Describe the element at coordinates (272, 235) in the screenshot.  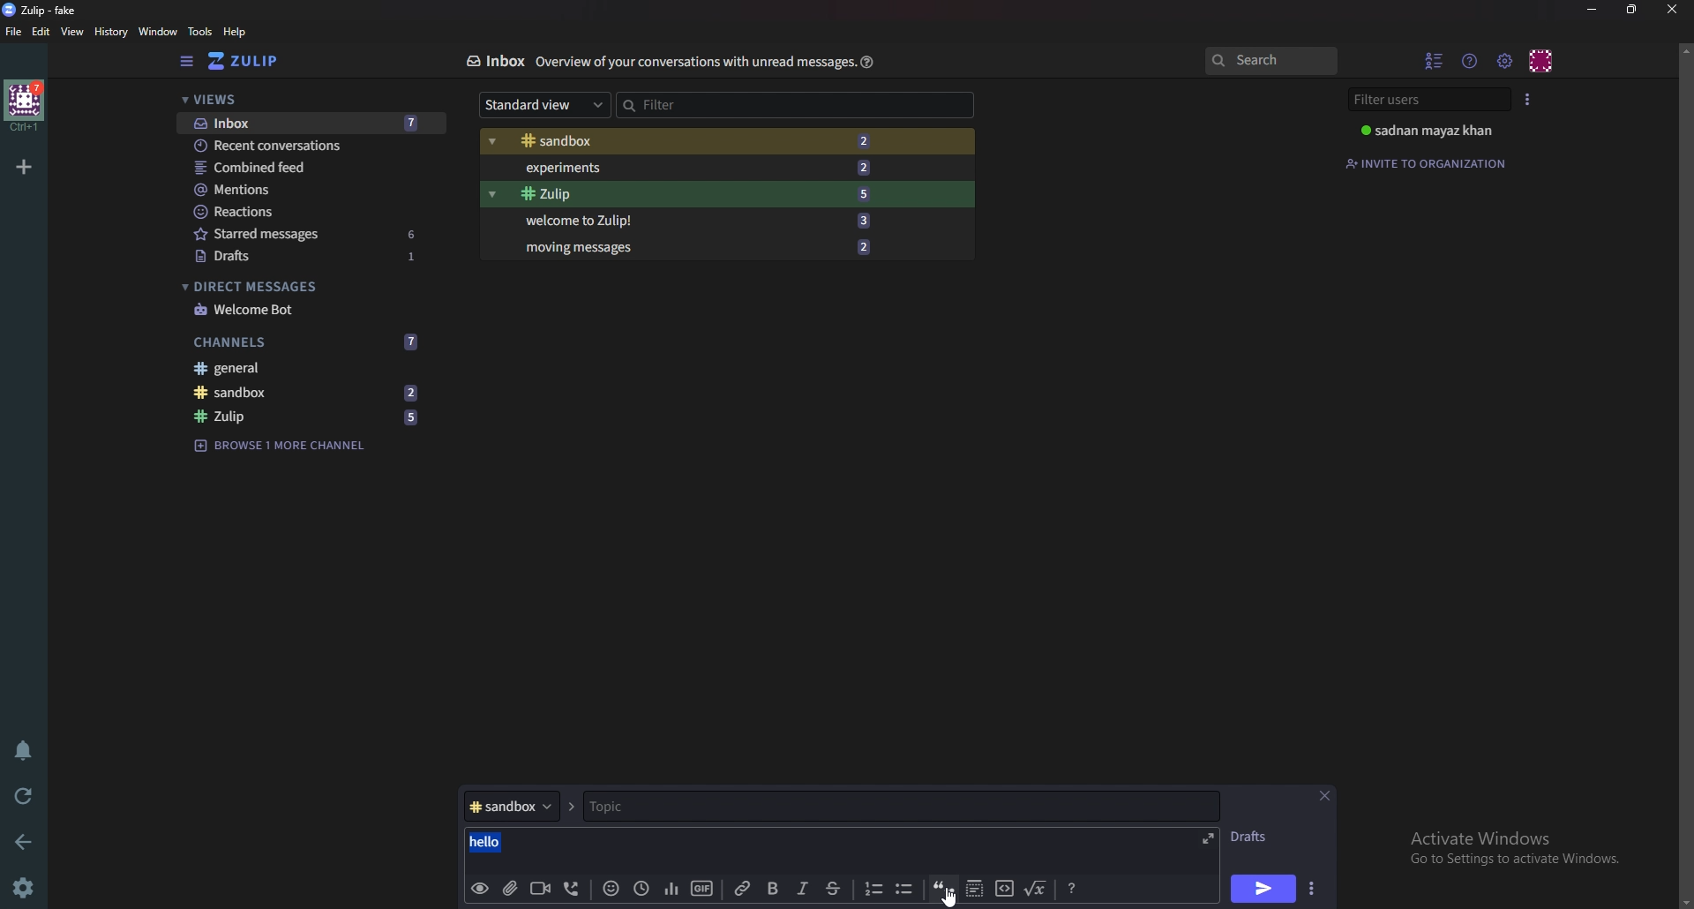
I see `starred messages` at that location.